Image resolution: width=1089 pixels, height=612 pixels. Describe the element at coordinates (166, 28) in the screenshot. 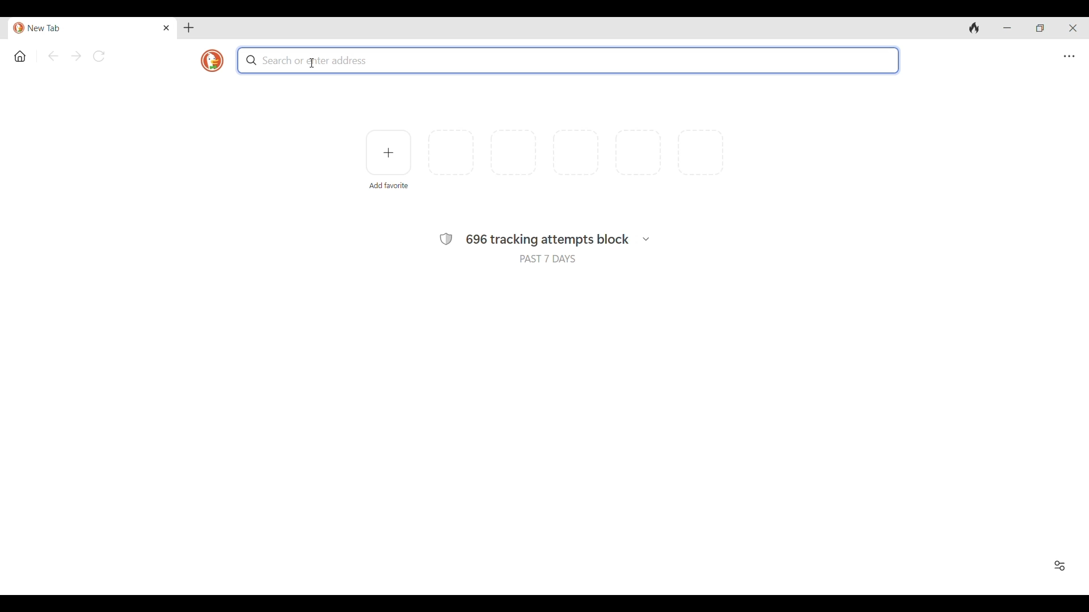

I see `Close current open tab` at that location.